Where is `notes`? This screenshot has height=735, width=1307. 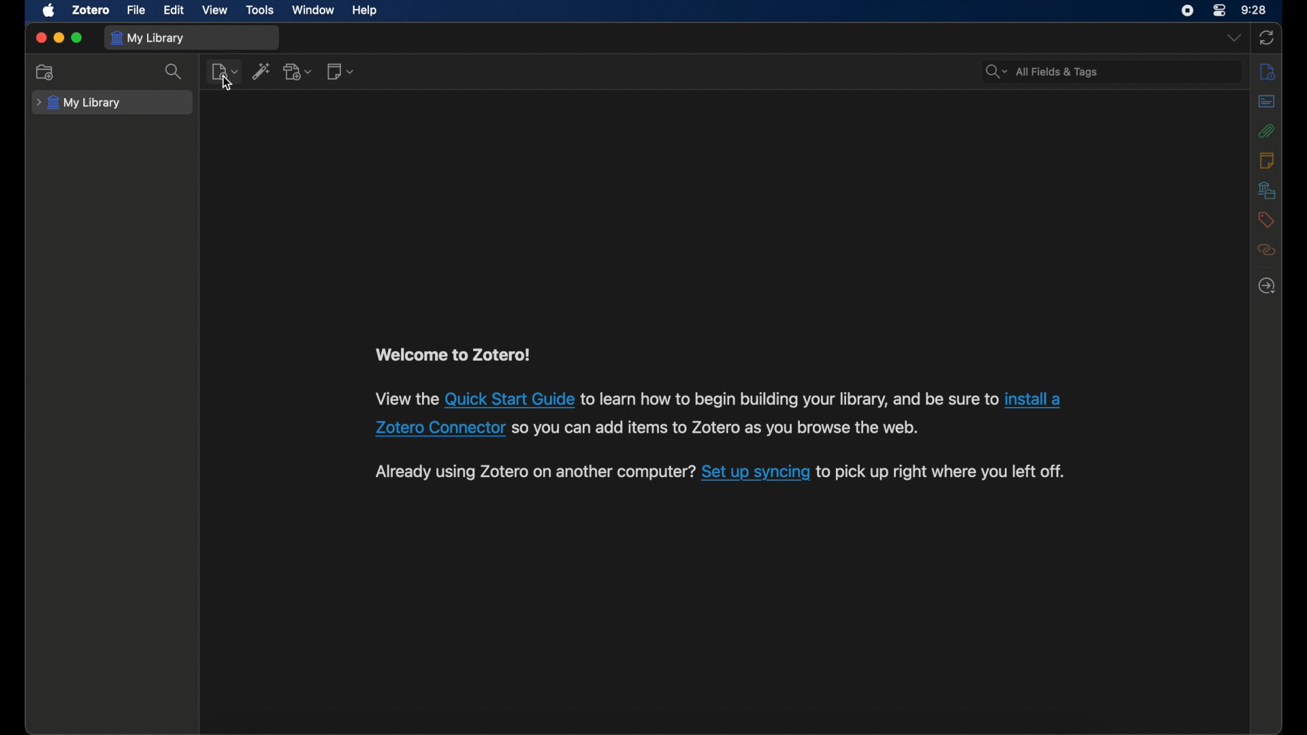 notes is located at coordinates (1268, 160).